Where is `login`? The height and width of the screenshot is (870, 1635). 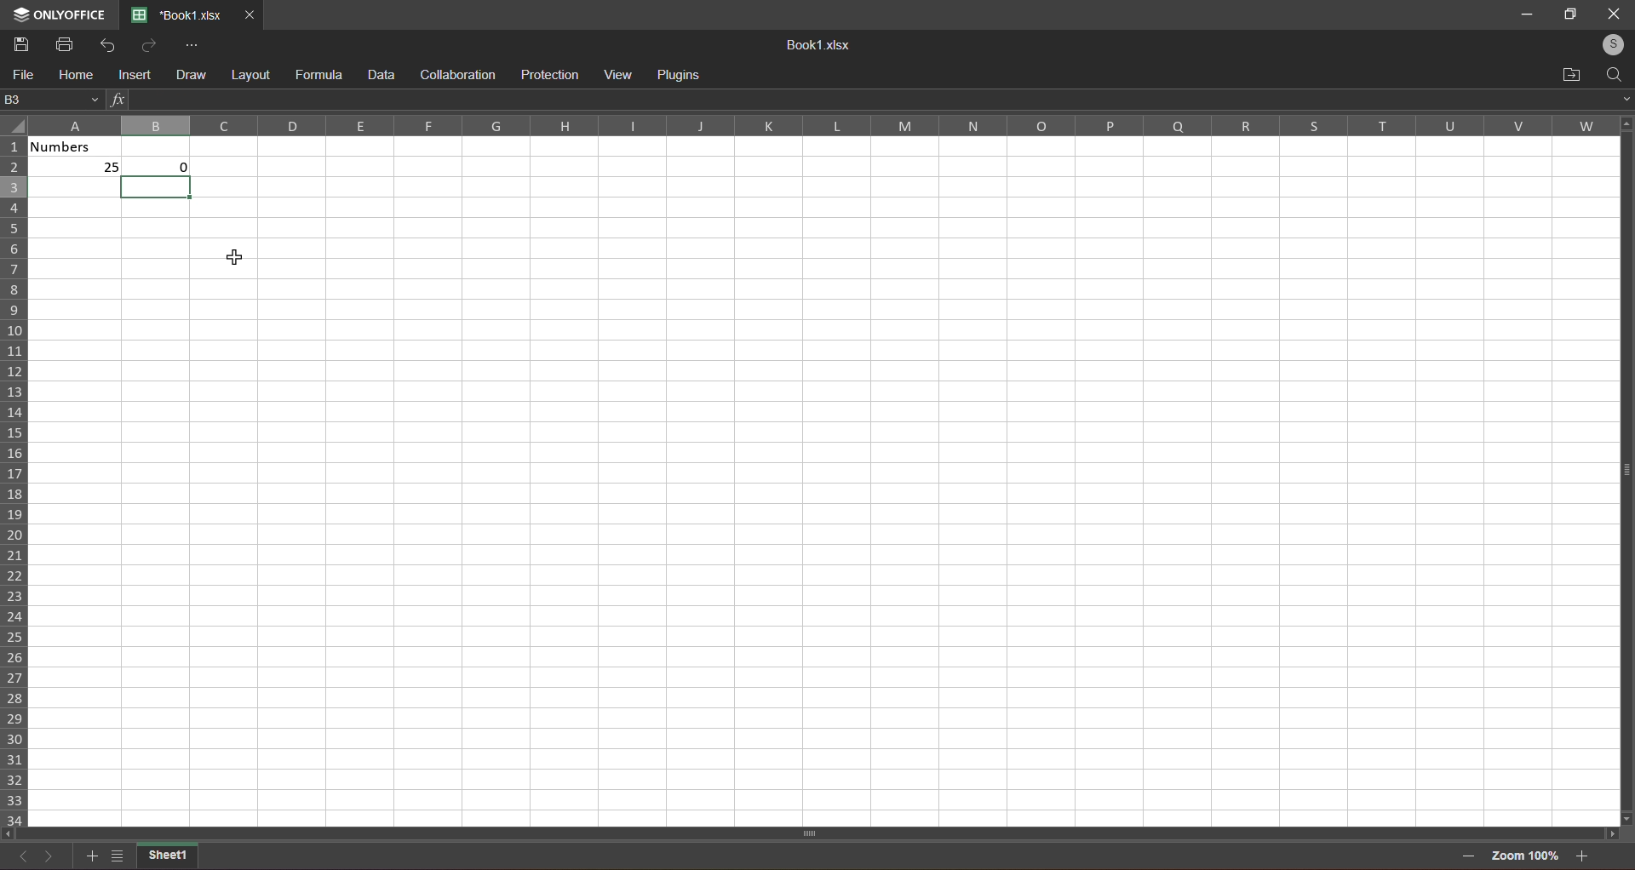
login is located at coordinates (1609, 43).